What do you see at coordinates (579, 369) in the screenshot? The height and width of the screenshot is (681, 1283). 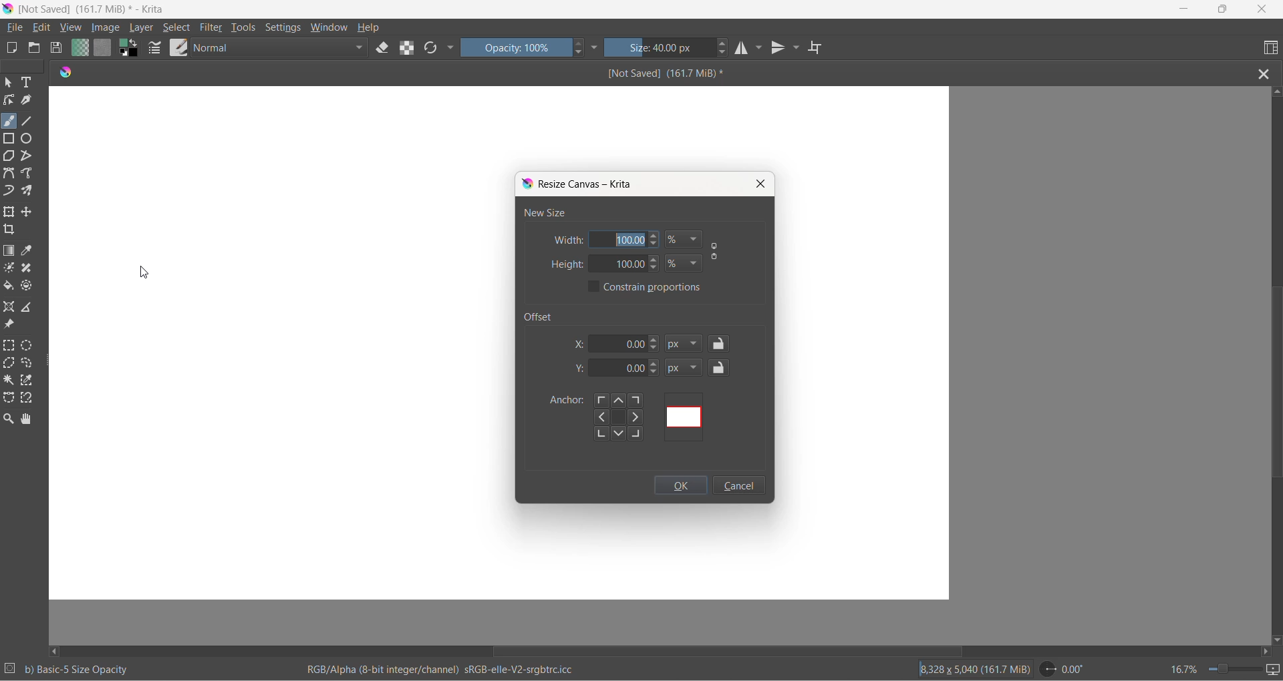 I see `` at bounding box center [579, 369].